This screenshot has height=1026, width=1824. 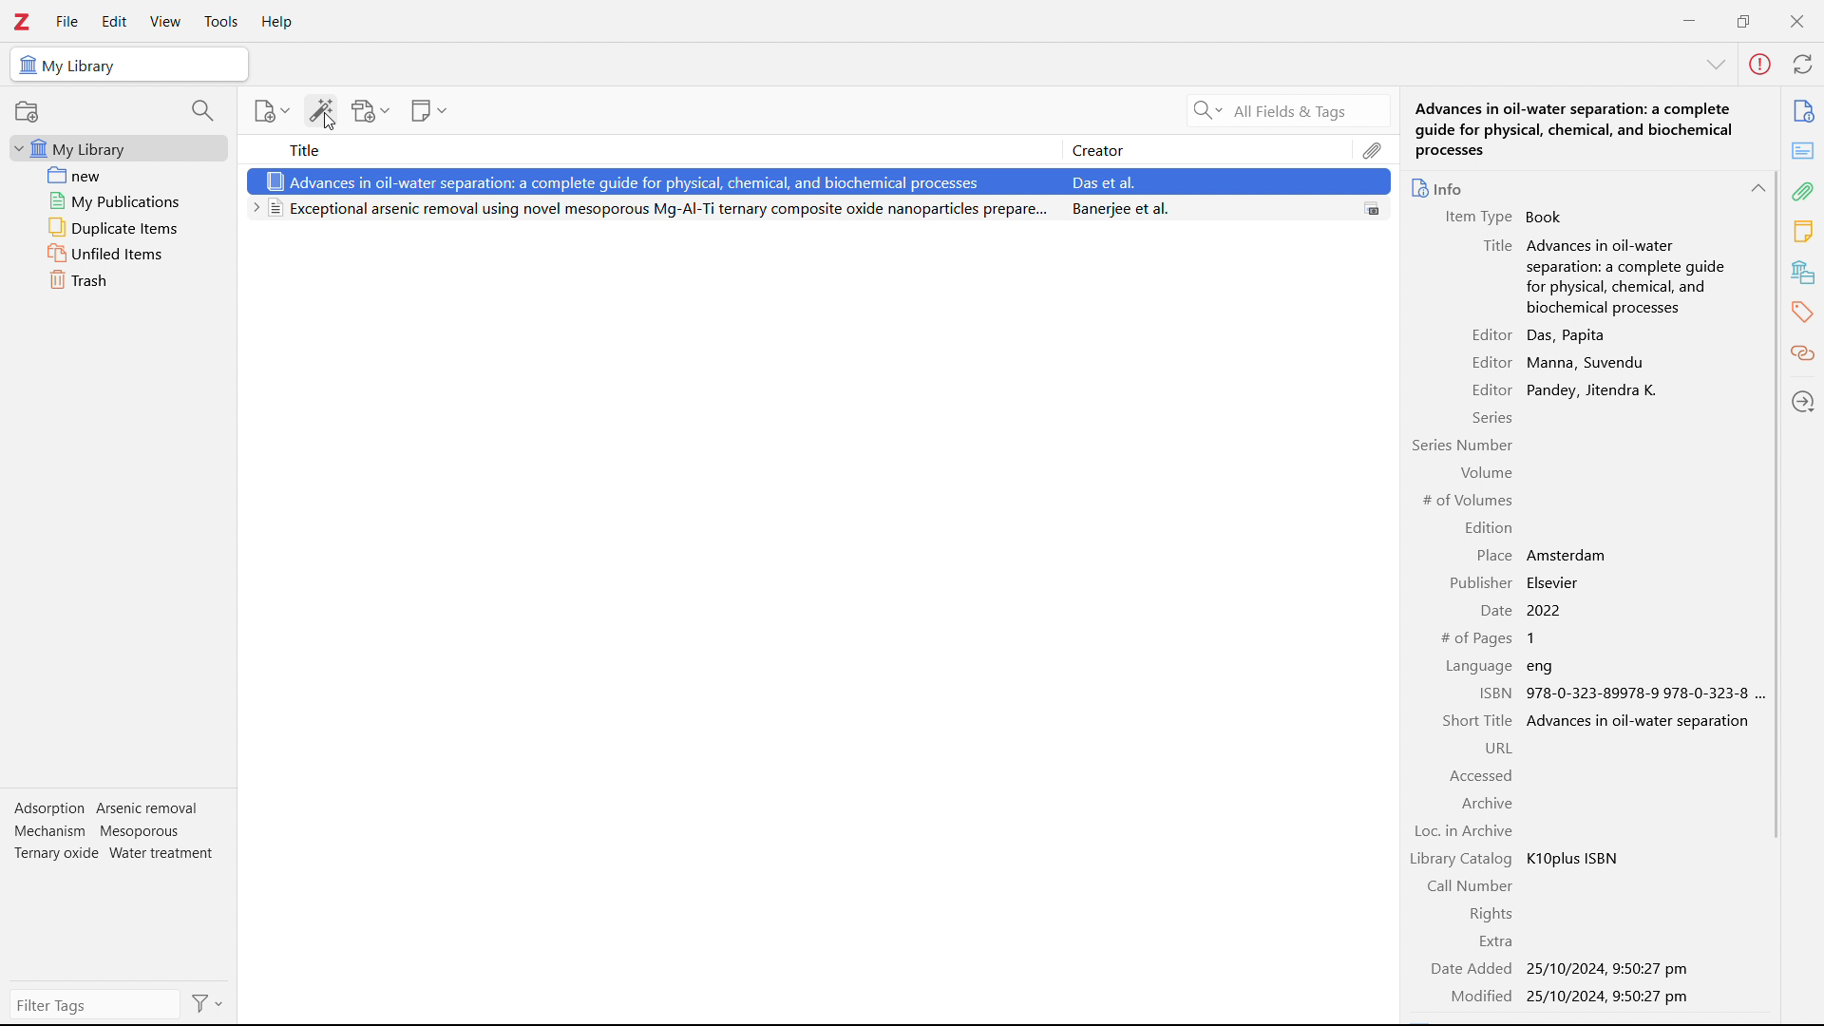 I want to click on add item, so click(x=274, y=111).